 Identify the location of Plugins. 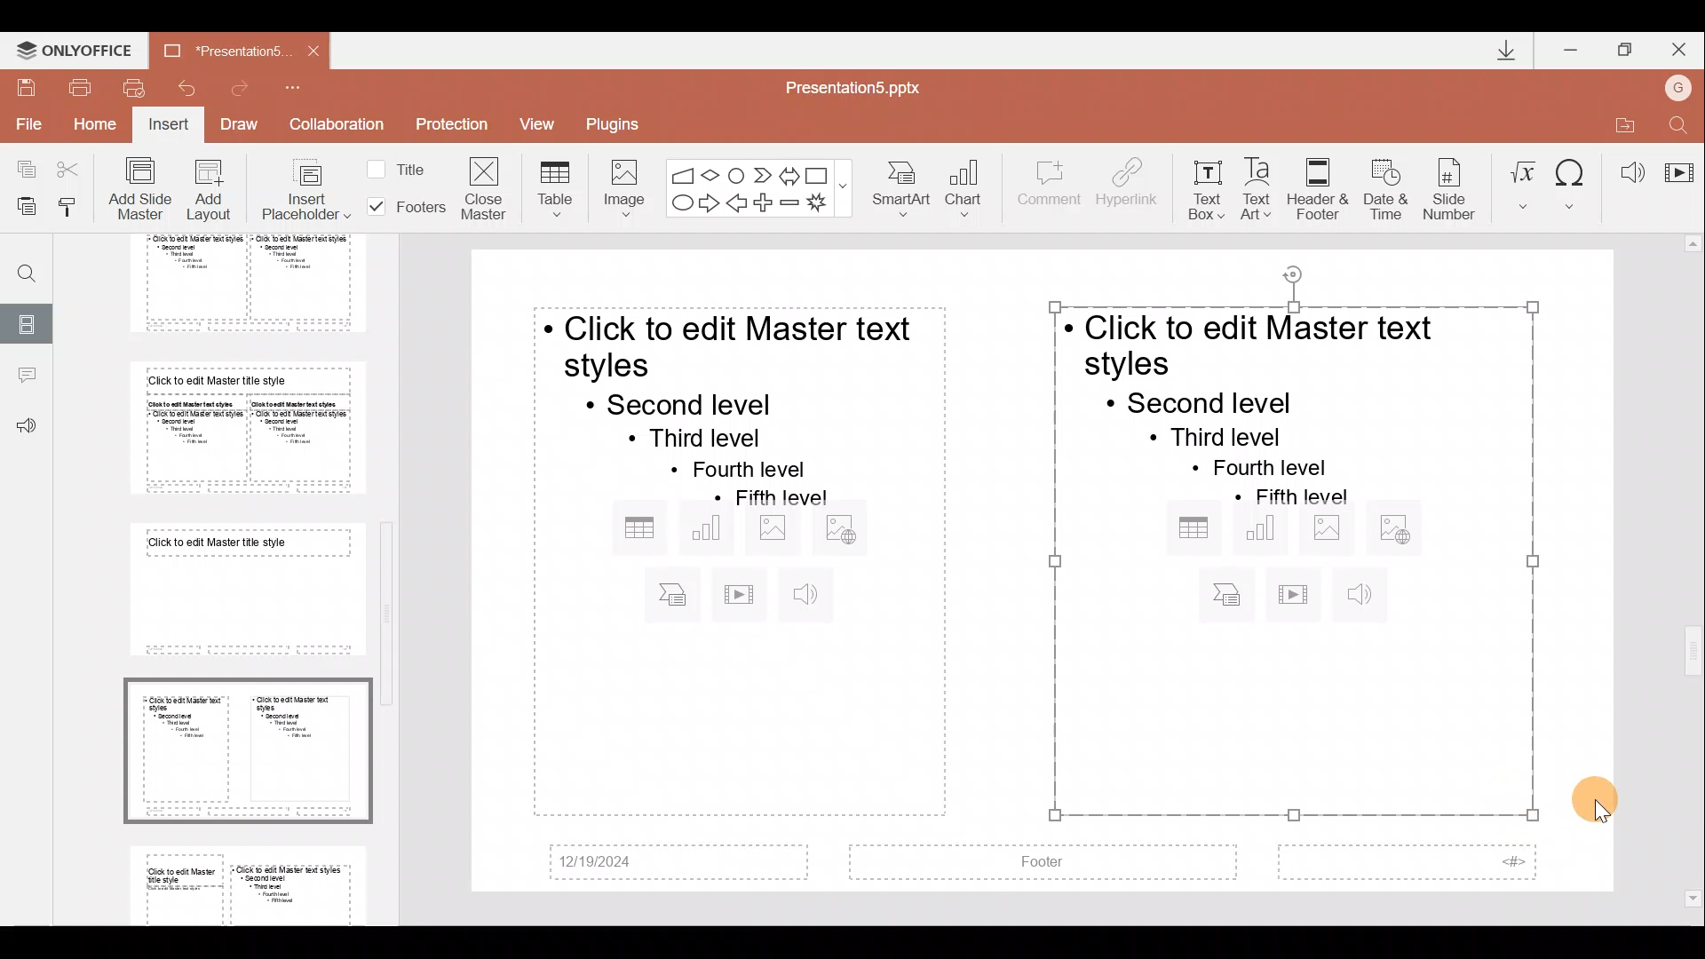
(619, 122).